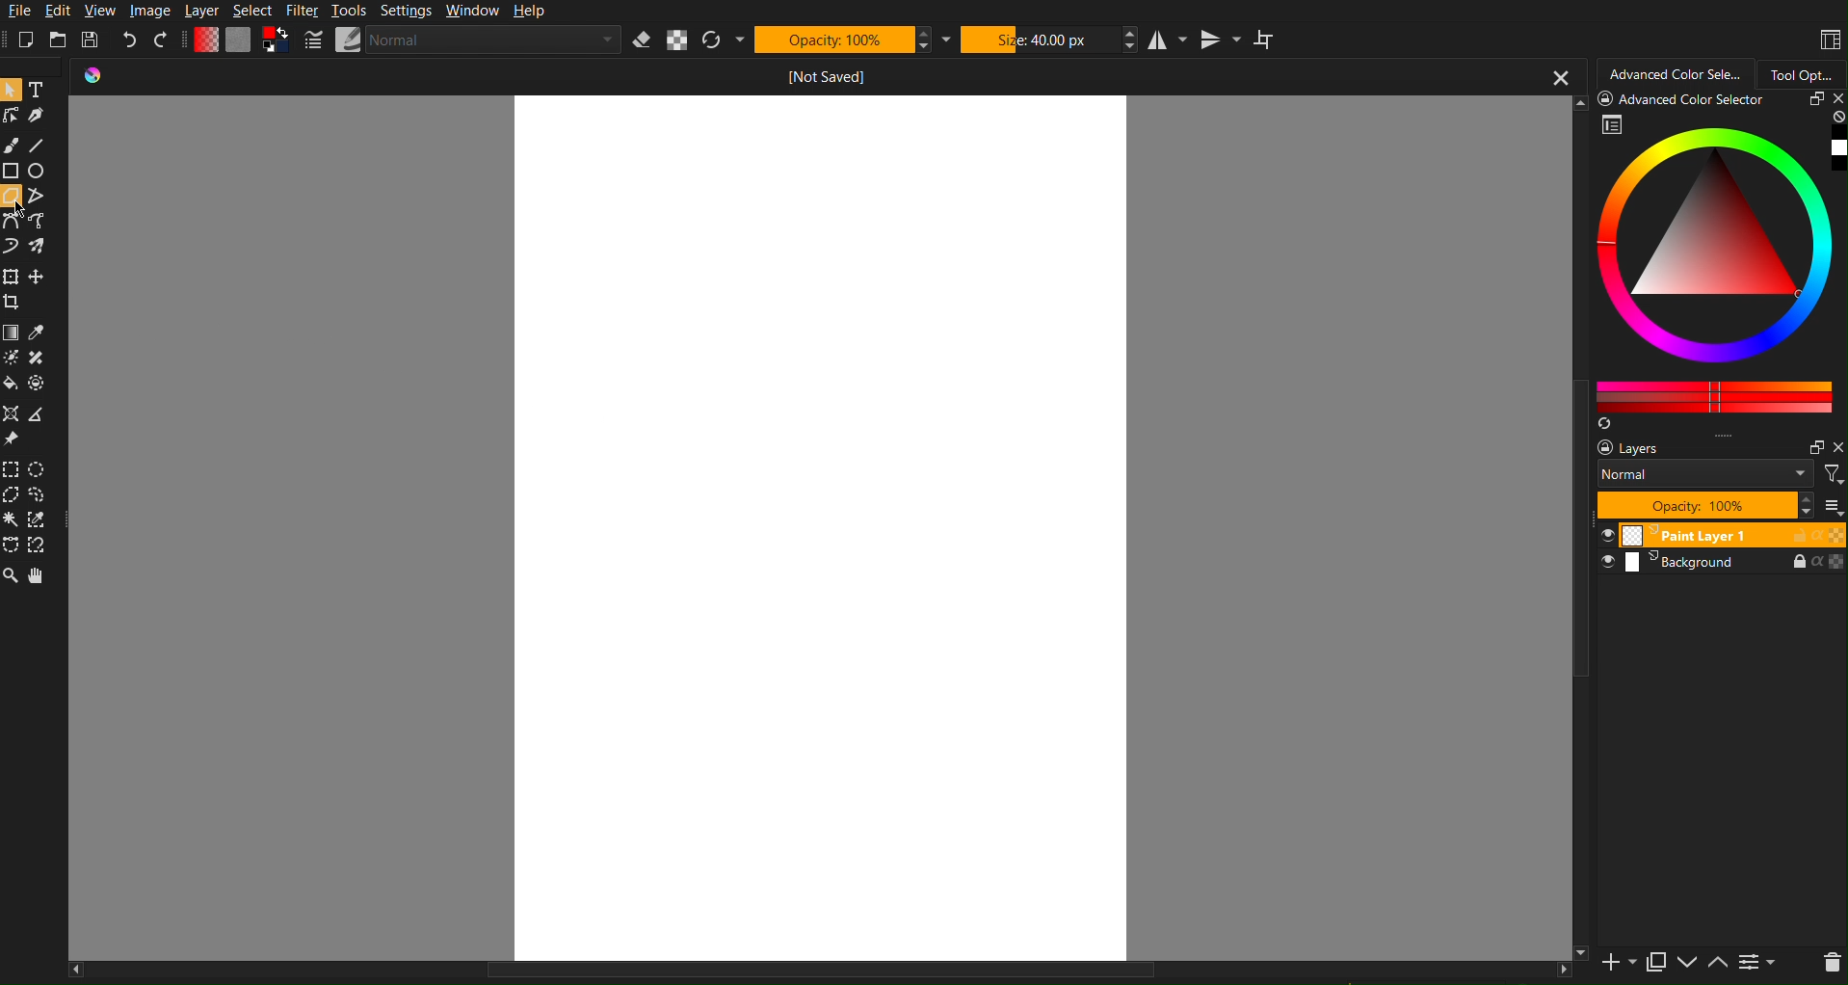 This screenshot has width=1848, height=985. I want to click on Alpha, so click(677, 40).